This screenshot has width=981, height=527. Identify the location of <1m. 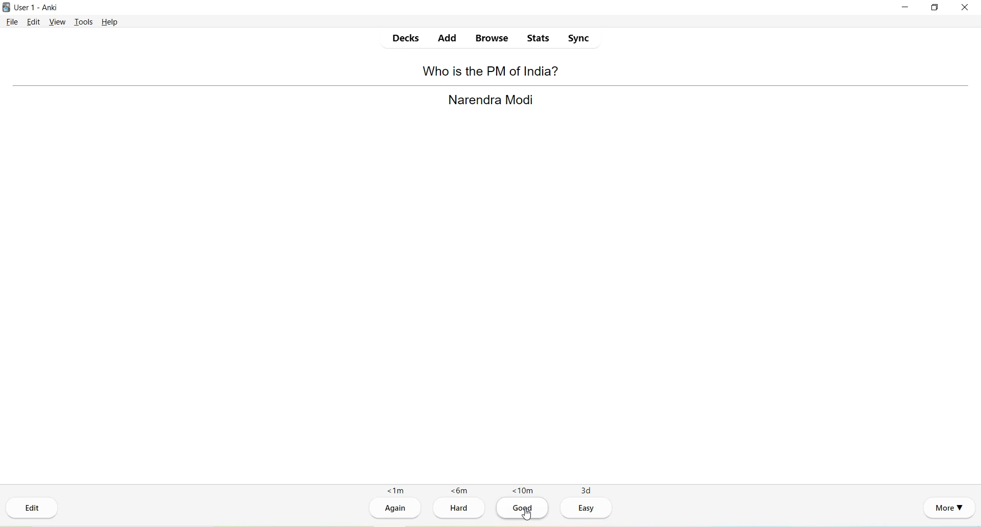
(395, 491).